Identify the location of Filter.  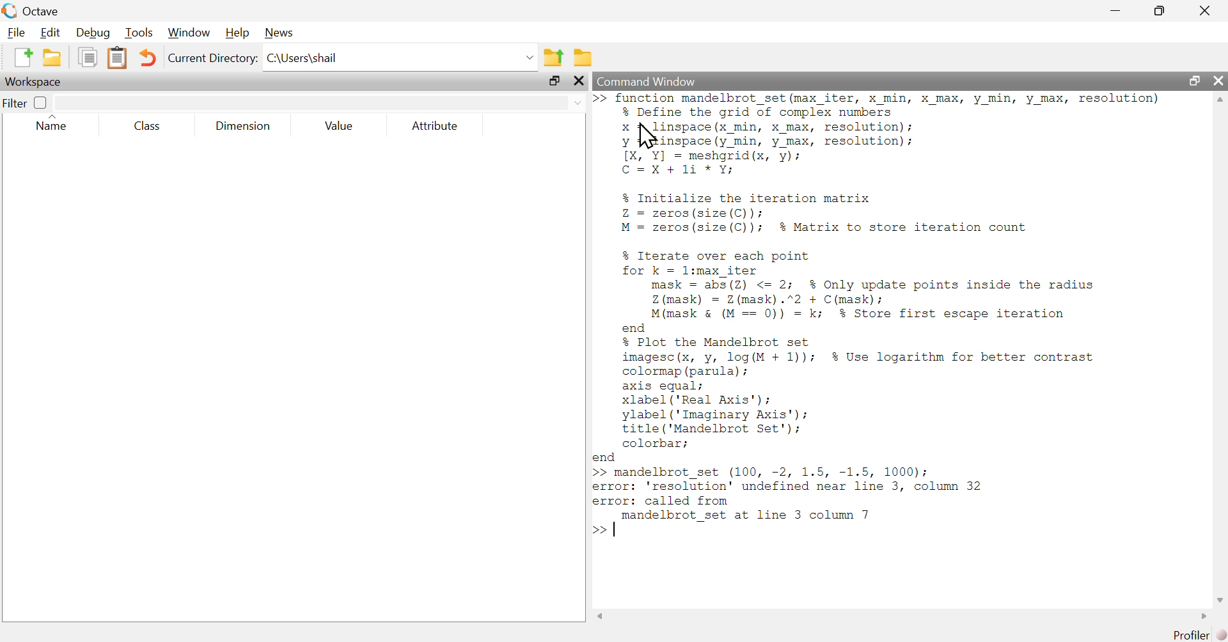
(26, 102).